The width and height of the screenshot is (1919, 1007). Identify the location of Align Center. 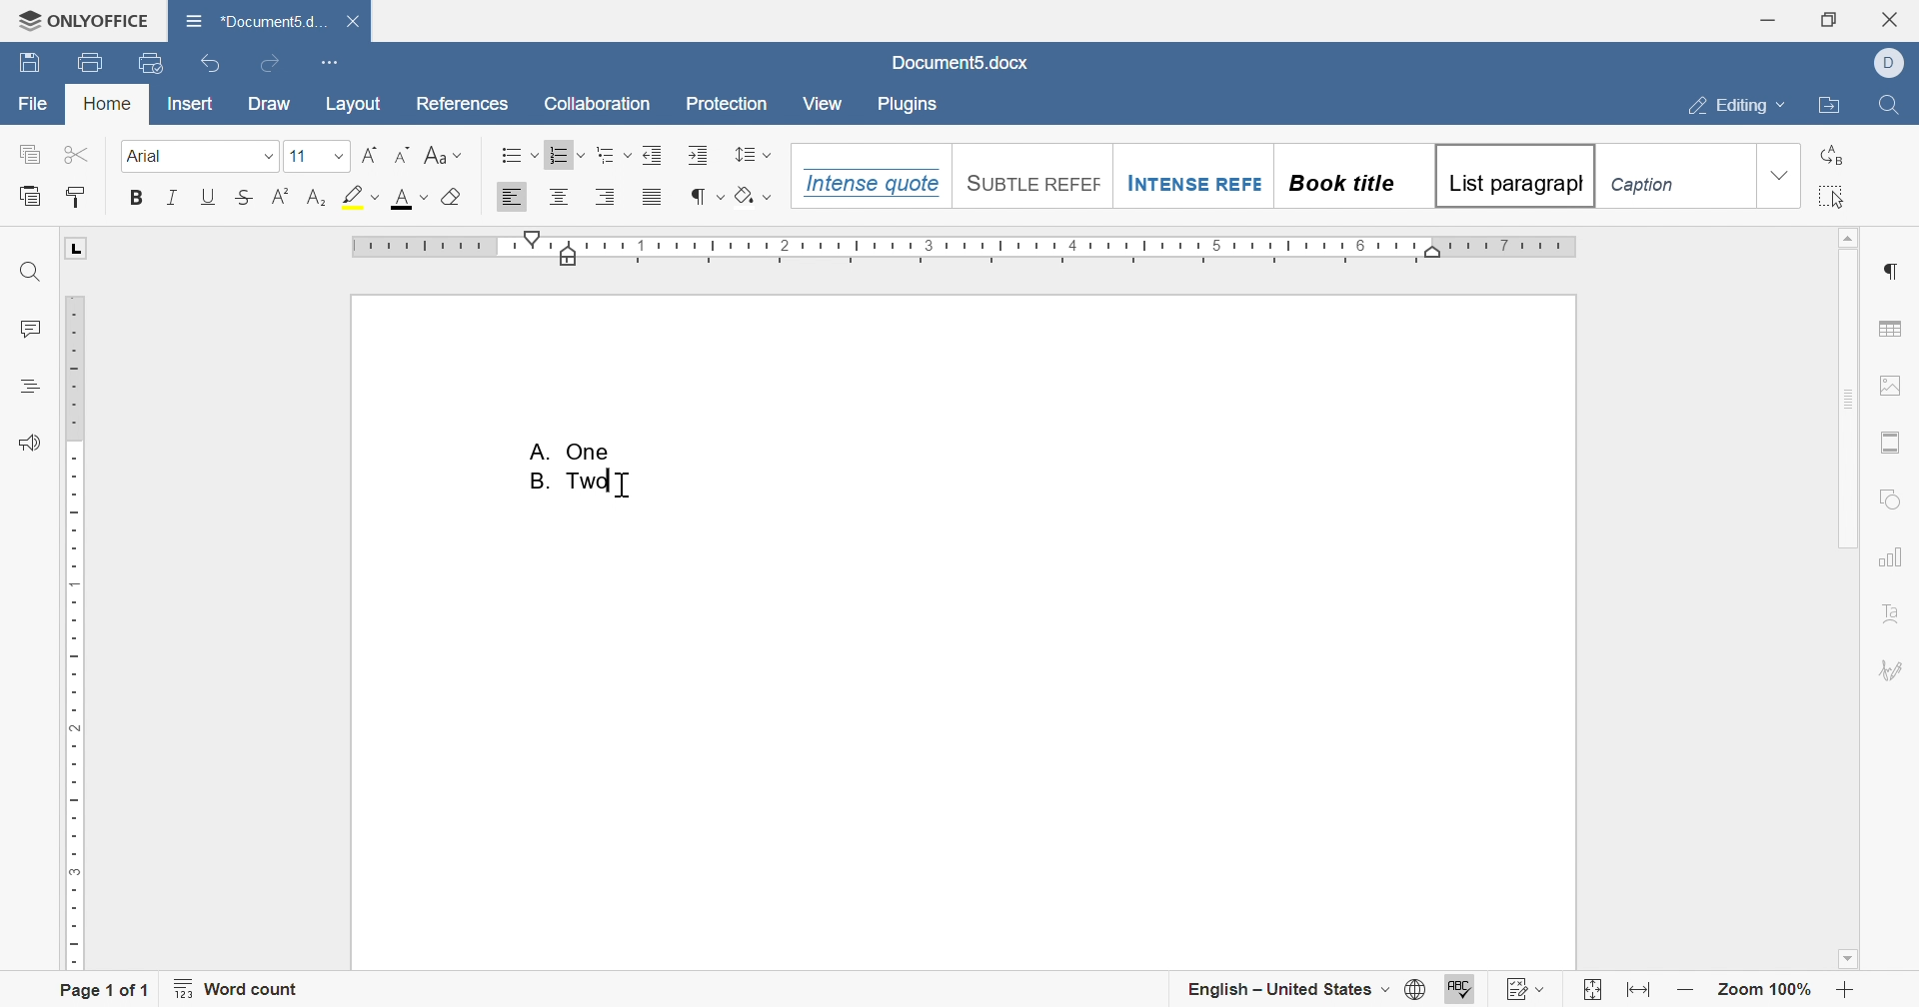
(559, 197).